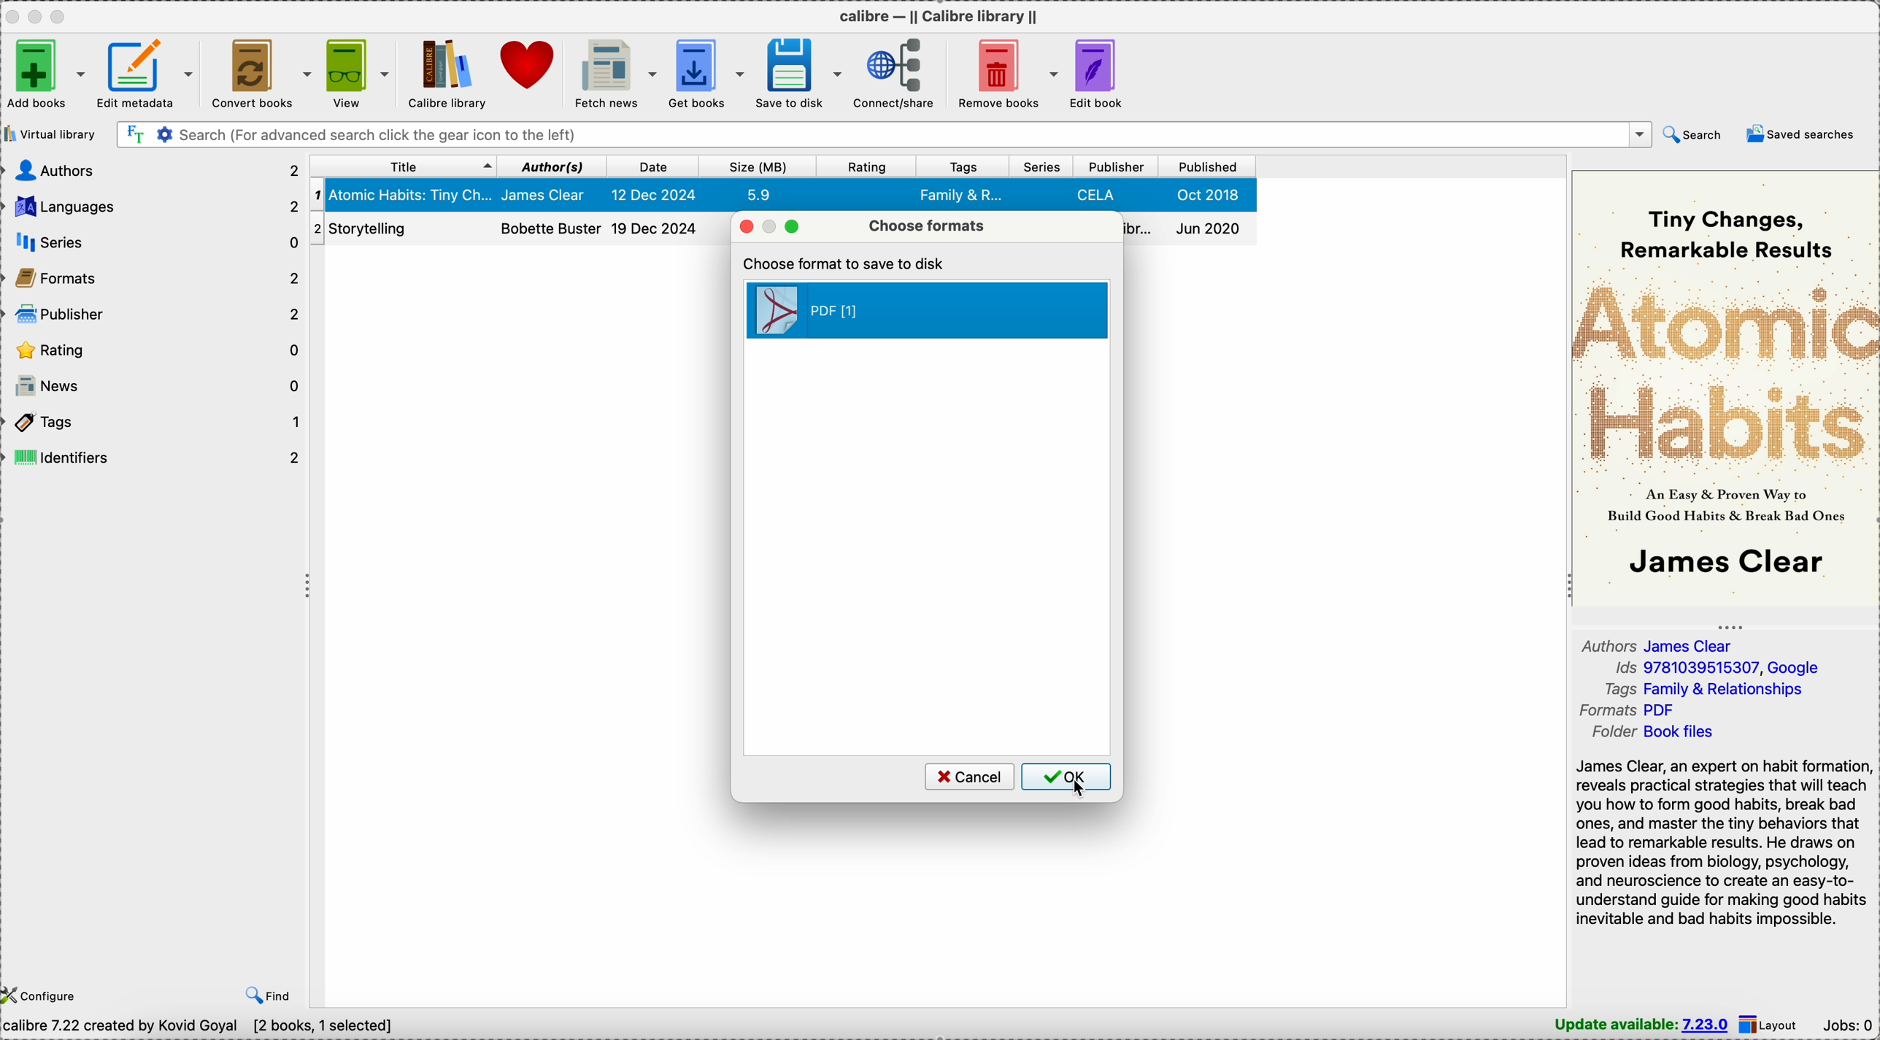 The width and height of the screenshot is (1880, 1040). What do you see at coordinates (1115, 166) in the screenshot?
I see `publisher` at bounding box center [1115, 166].